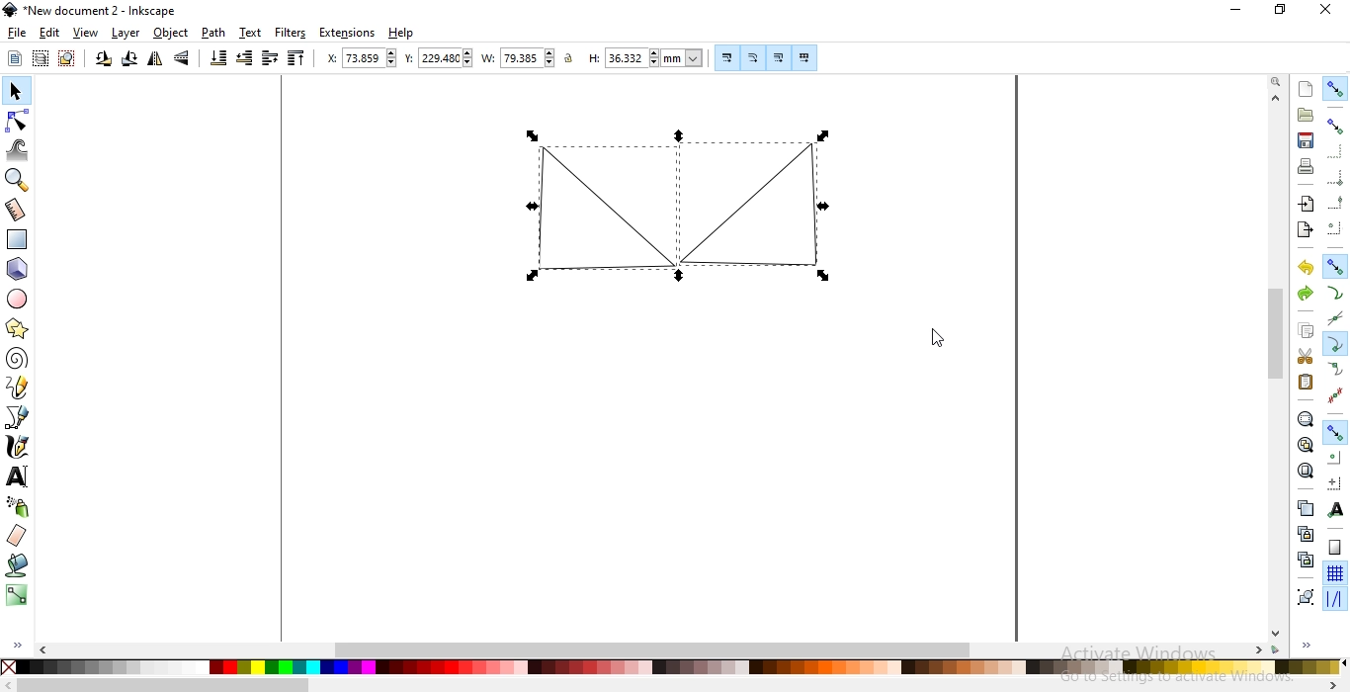 Image resolution: width=1350 pixels, height=692 pixels. What do you see at coordinates (212, 34) in the screenshot?
I see `path` at bounding box center [212, 34].